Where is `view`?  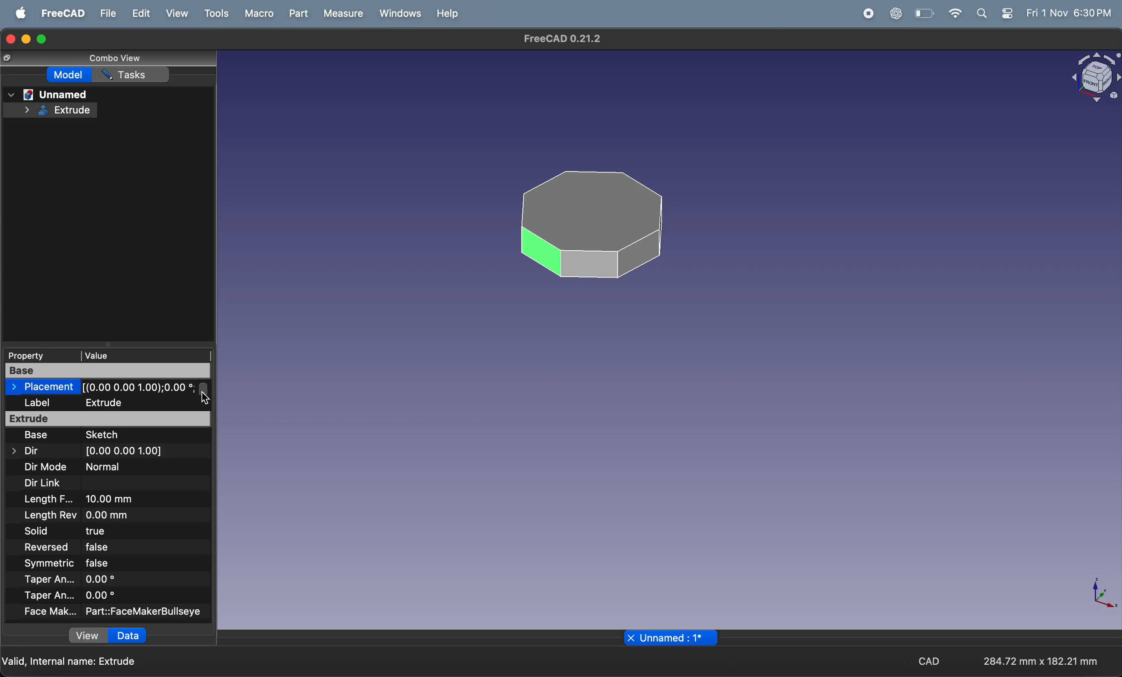
view is located at coordinates (82, 637).